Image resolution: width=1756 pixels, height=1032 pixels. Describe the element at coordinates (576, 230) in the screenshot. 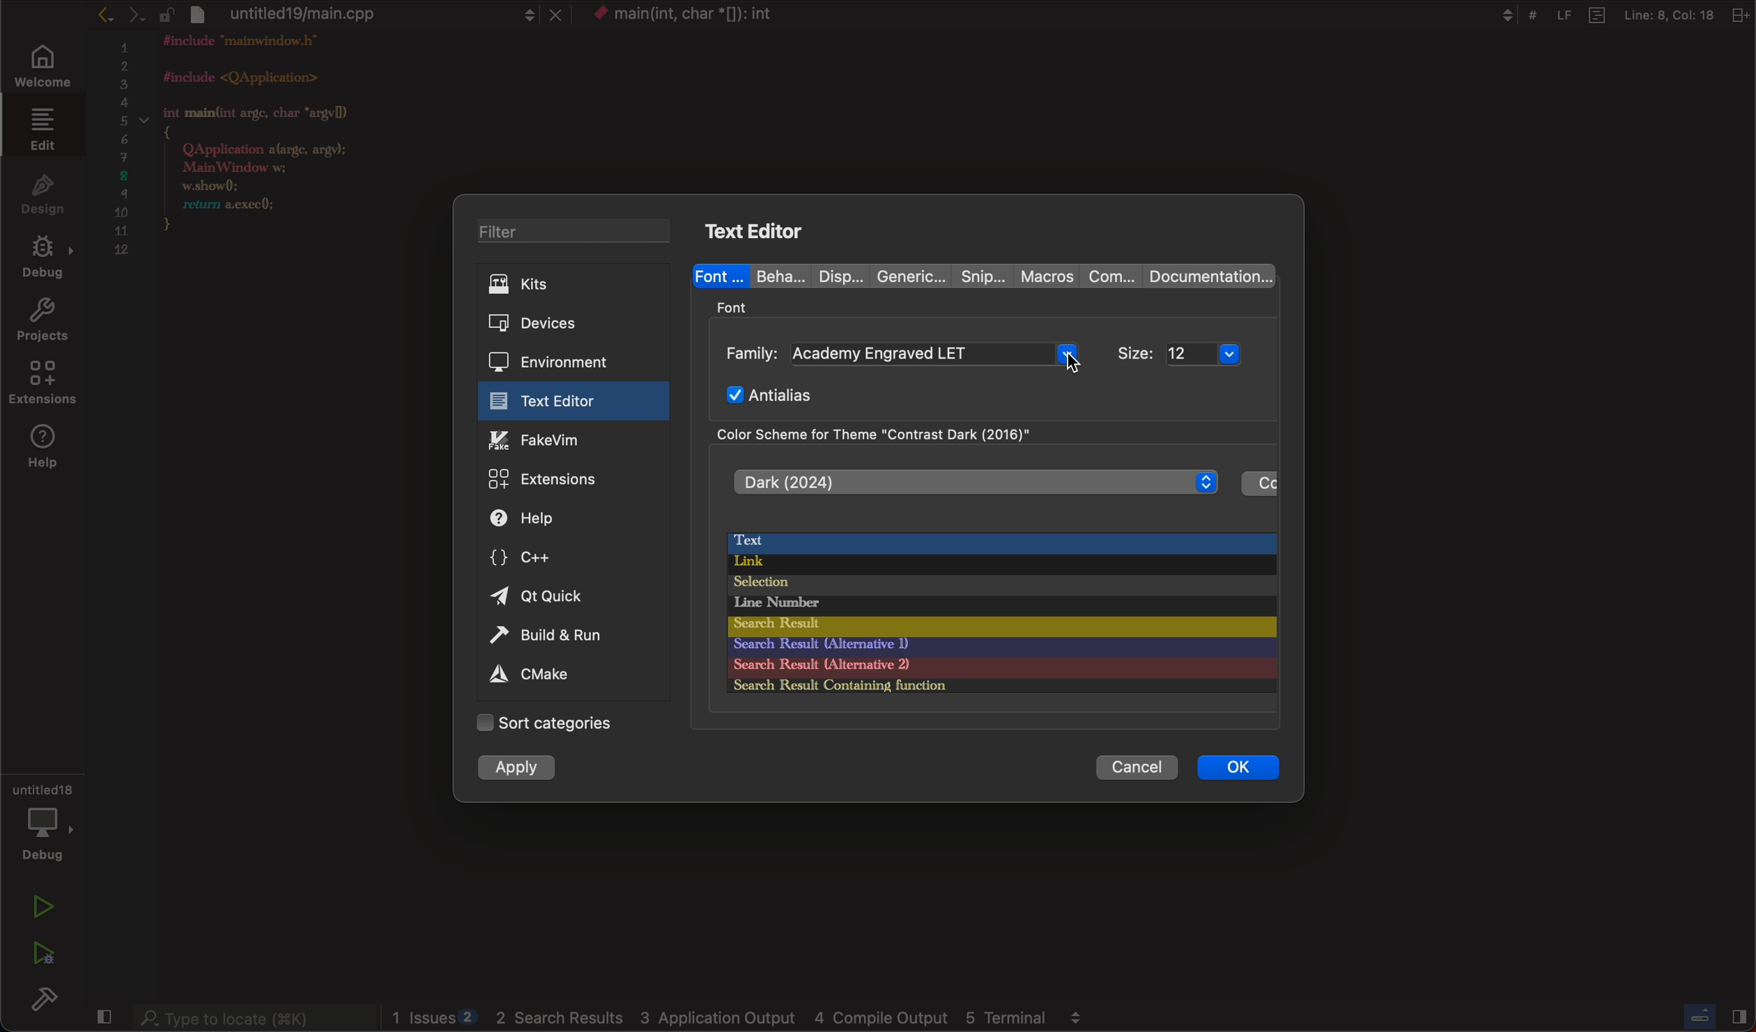

I see `filter` at that location.